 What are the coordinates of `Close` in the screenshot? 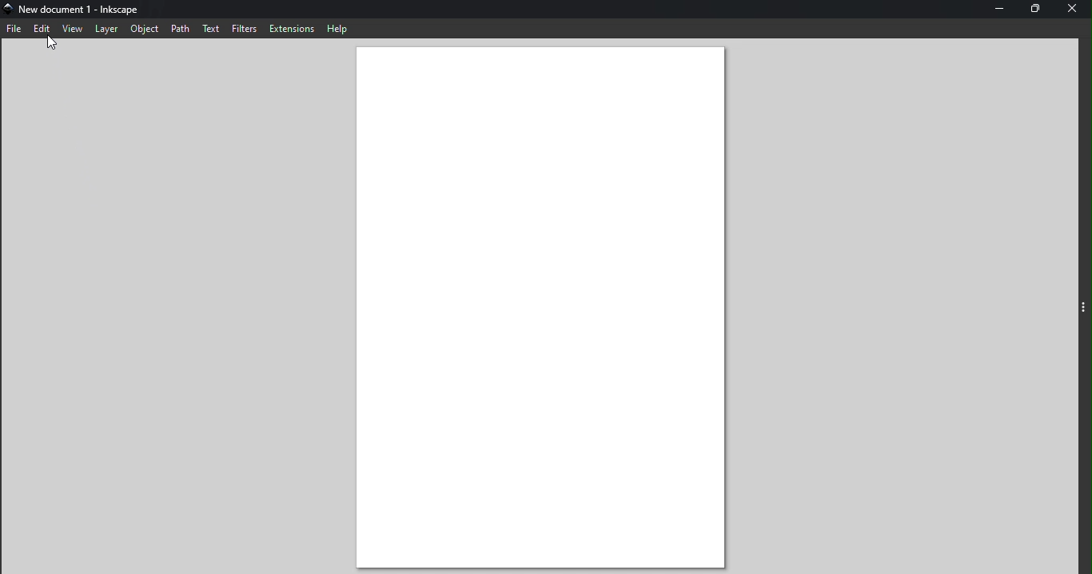 It's located at (1076, 10).